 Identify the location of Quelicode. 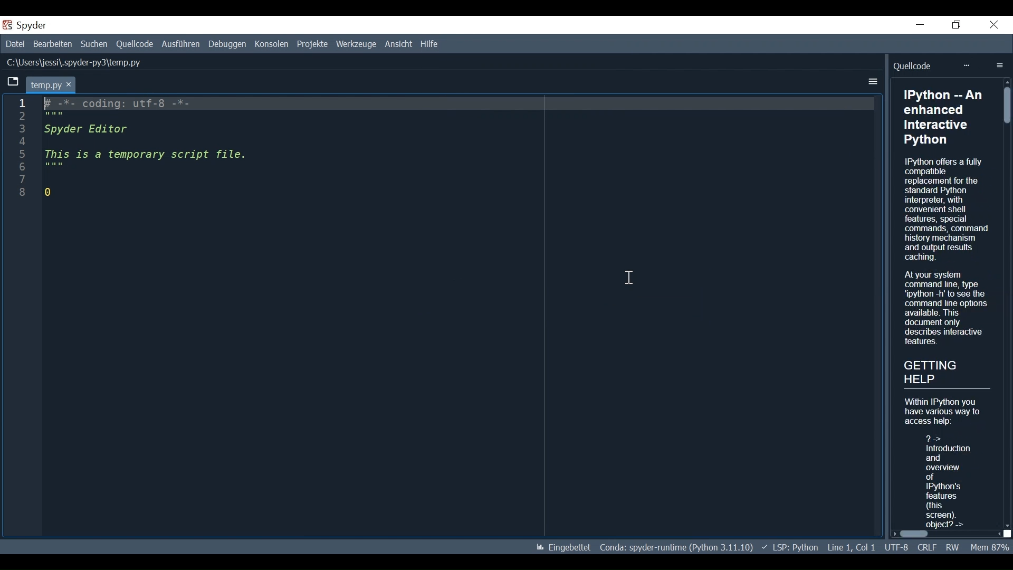
(914, 66).